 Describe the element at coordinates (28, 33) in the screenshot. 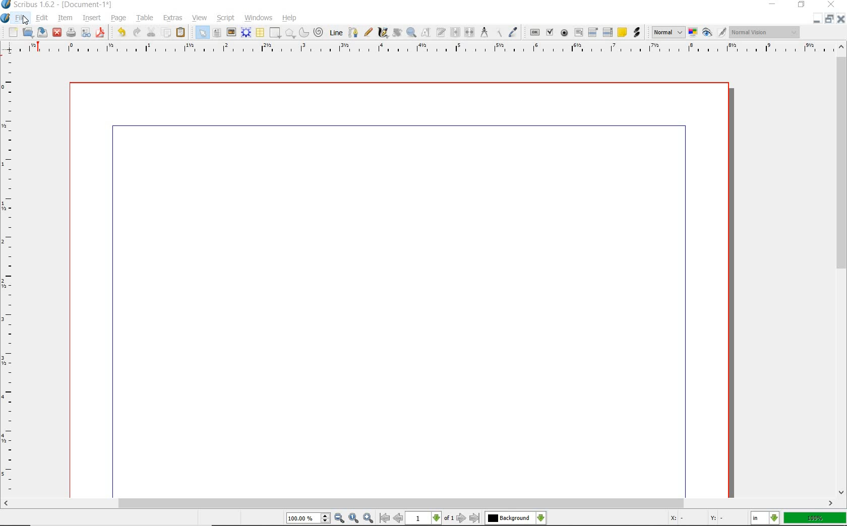

I see `open` at that location.